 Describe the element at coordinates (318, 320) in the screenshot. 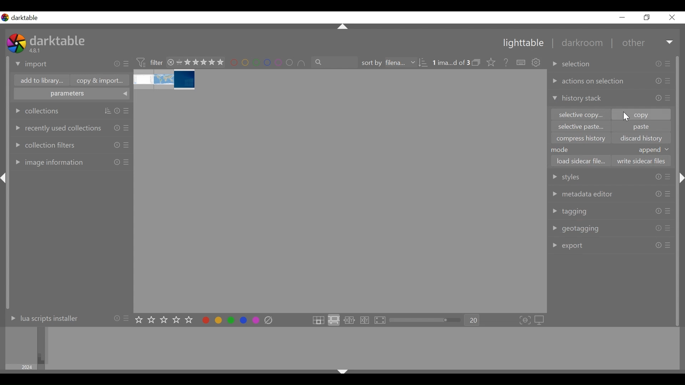

I see `click to enter filemanger` at that location.